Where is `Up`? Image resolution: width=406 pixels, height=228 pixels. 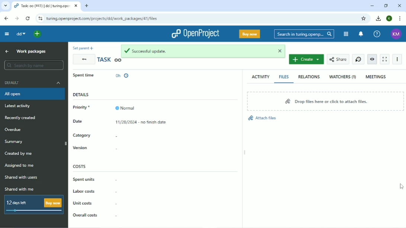
Up is located at coordinates (7, 52).